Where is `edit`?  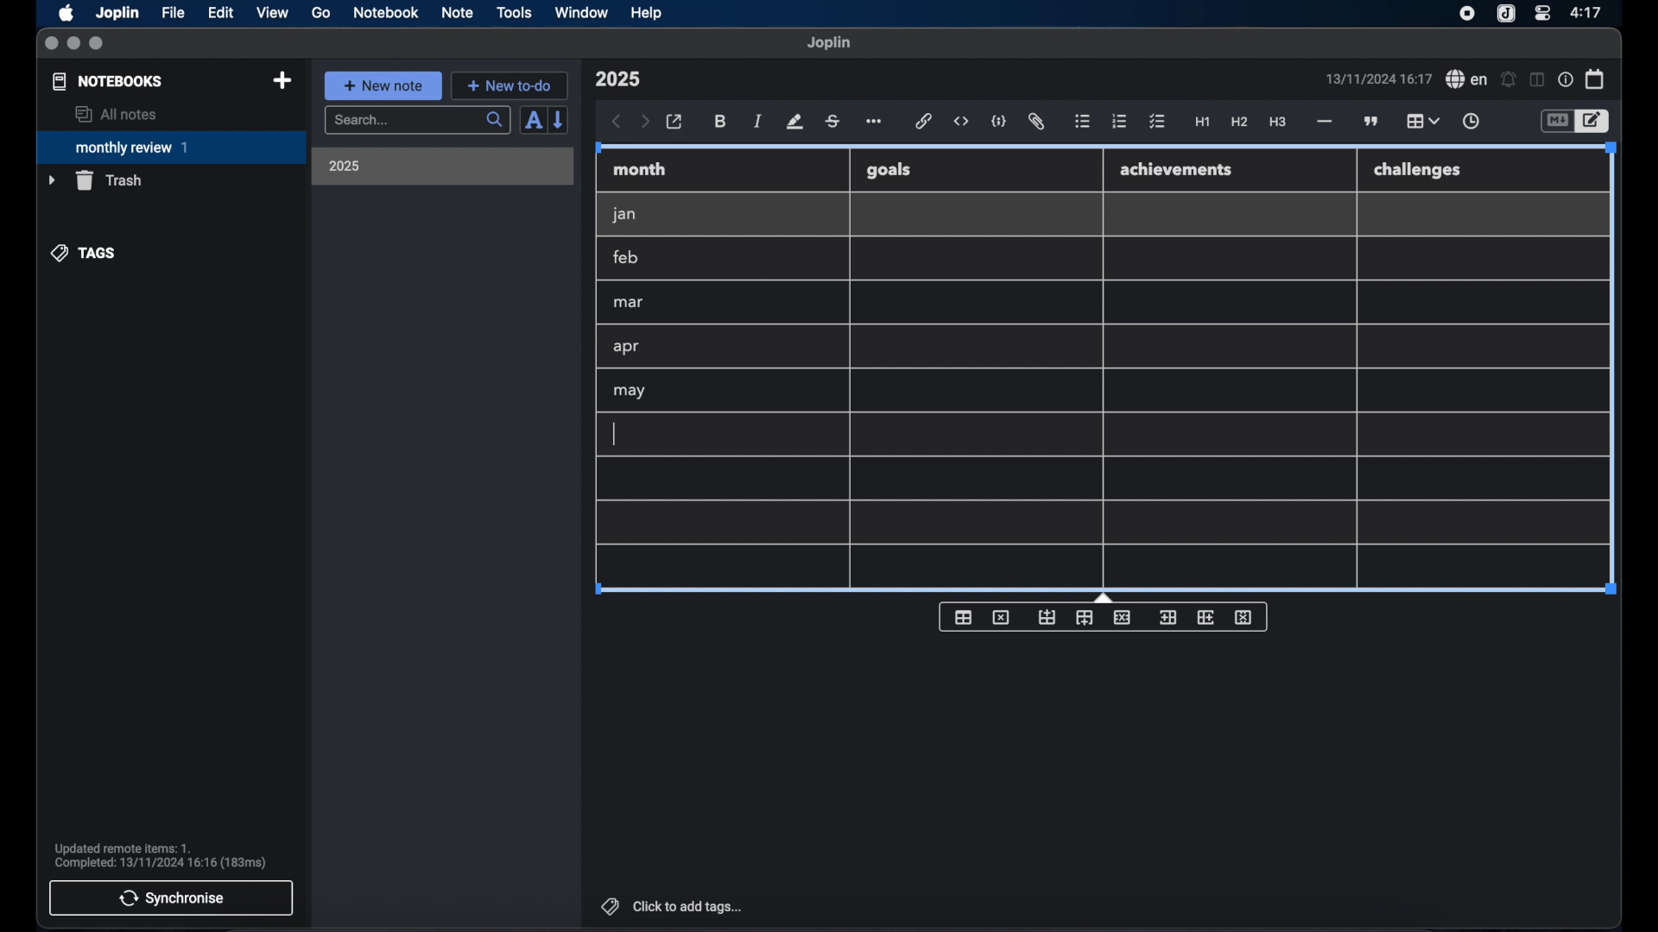 edit is located at coordinates (222, 13).